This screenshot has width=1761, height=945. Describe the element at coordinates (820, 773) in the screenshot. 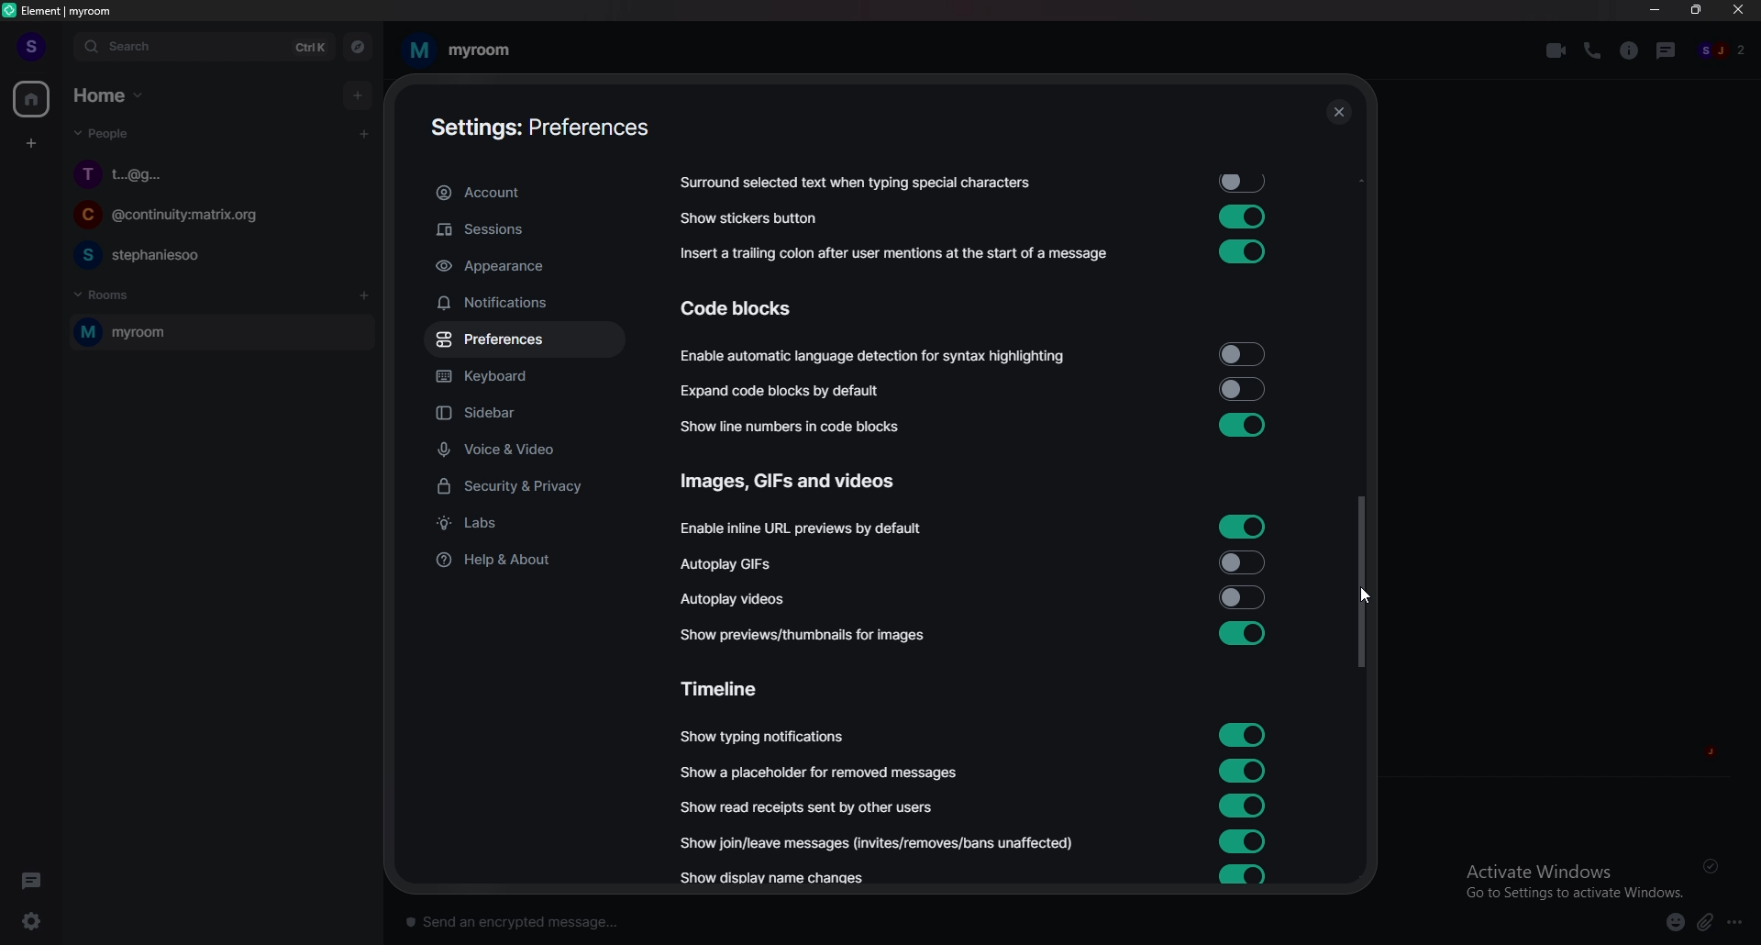

I see `show a placeholder for removed messages` at that location.